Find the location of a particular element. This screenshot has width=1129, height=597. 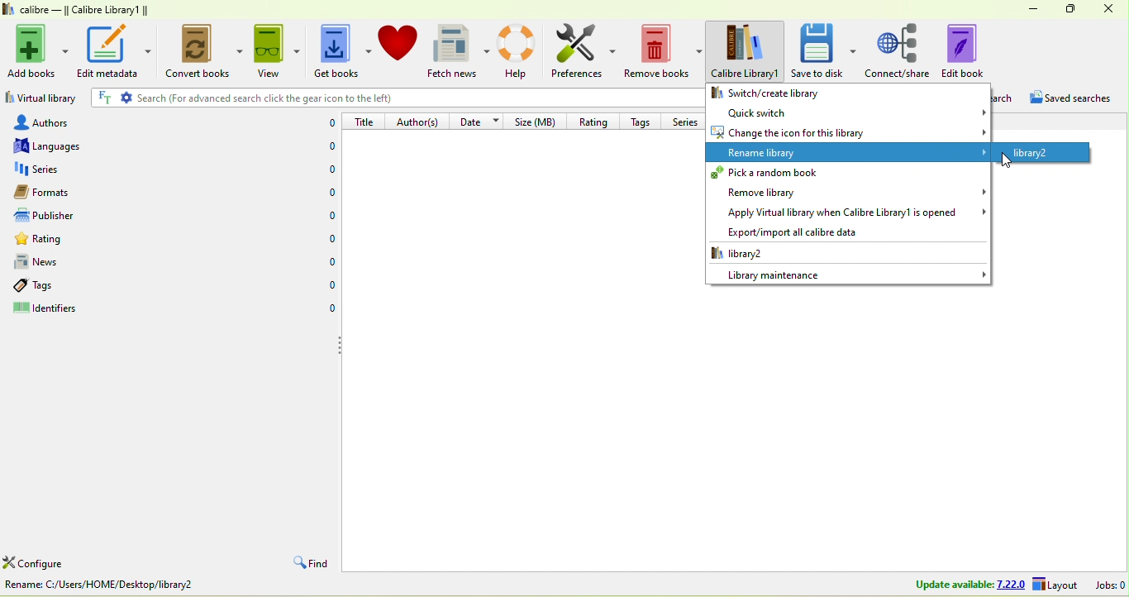

edit metadata is located at coordinates (114, 50).